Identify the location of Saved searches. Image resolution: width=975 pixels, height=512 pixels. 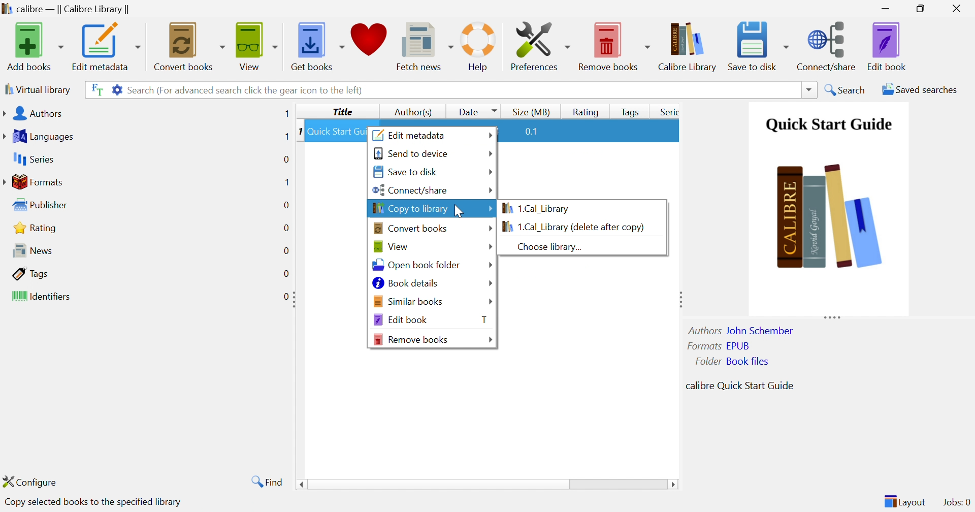
(918, 89).